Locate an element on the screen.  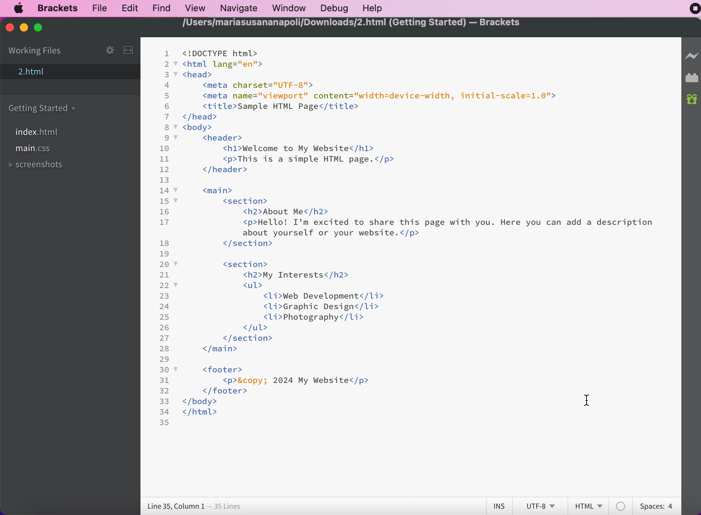
24 is located at coordinates (165, 306).